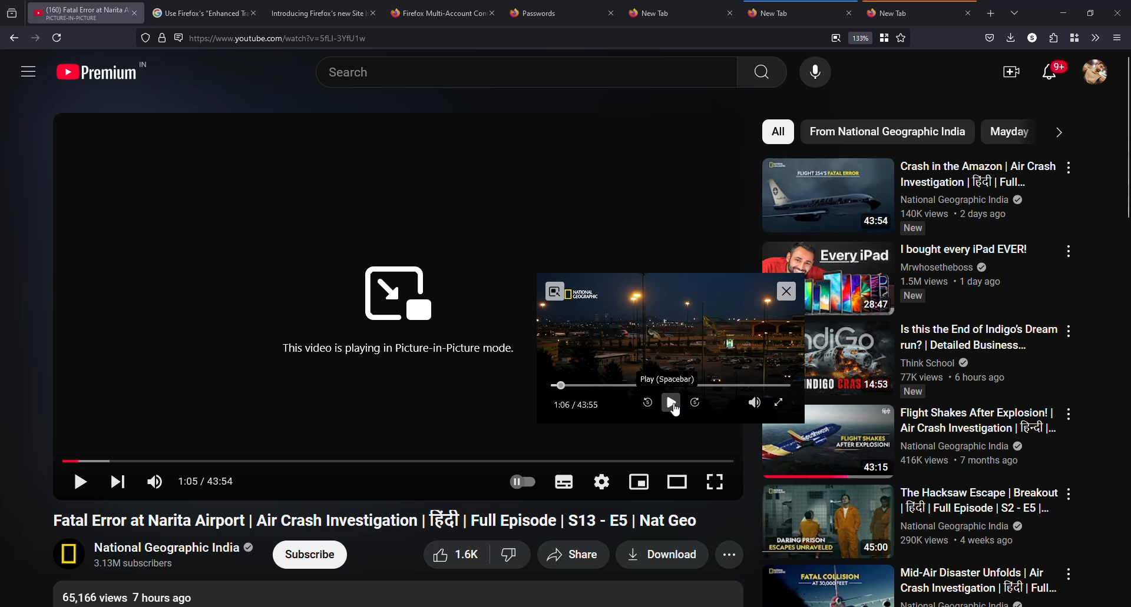 The width and height of the screenshot is (1131, 607). What do you see at coordinates (1051, 38) in the screenshot?
I see `extensions` at bounding box center [1051, 38].